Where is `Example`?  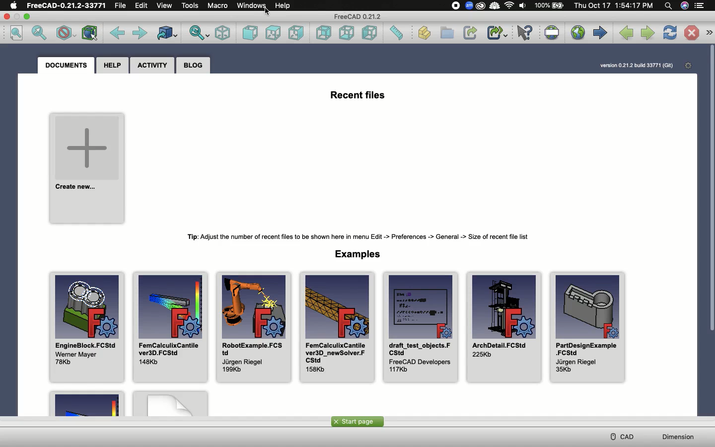 Example is located at coordinates (81, 403).